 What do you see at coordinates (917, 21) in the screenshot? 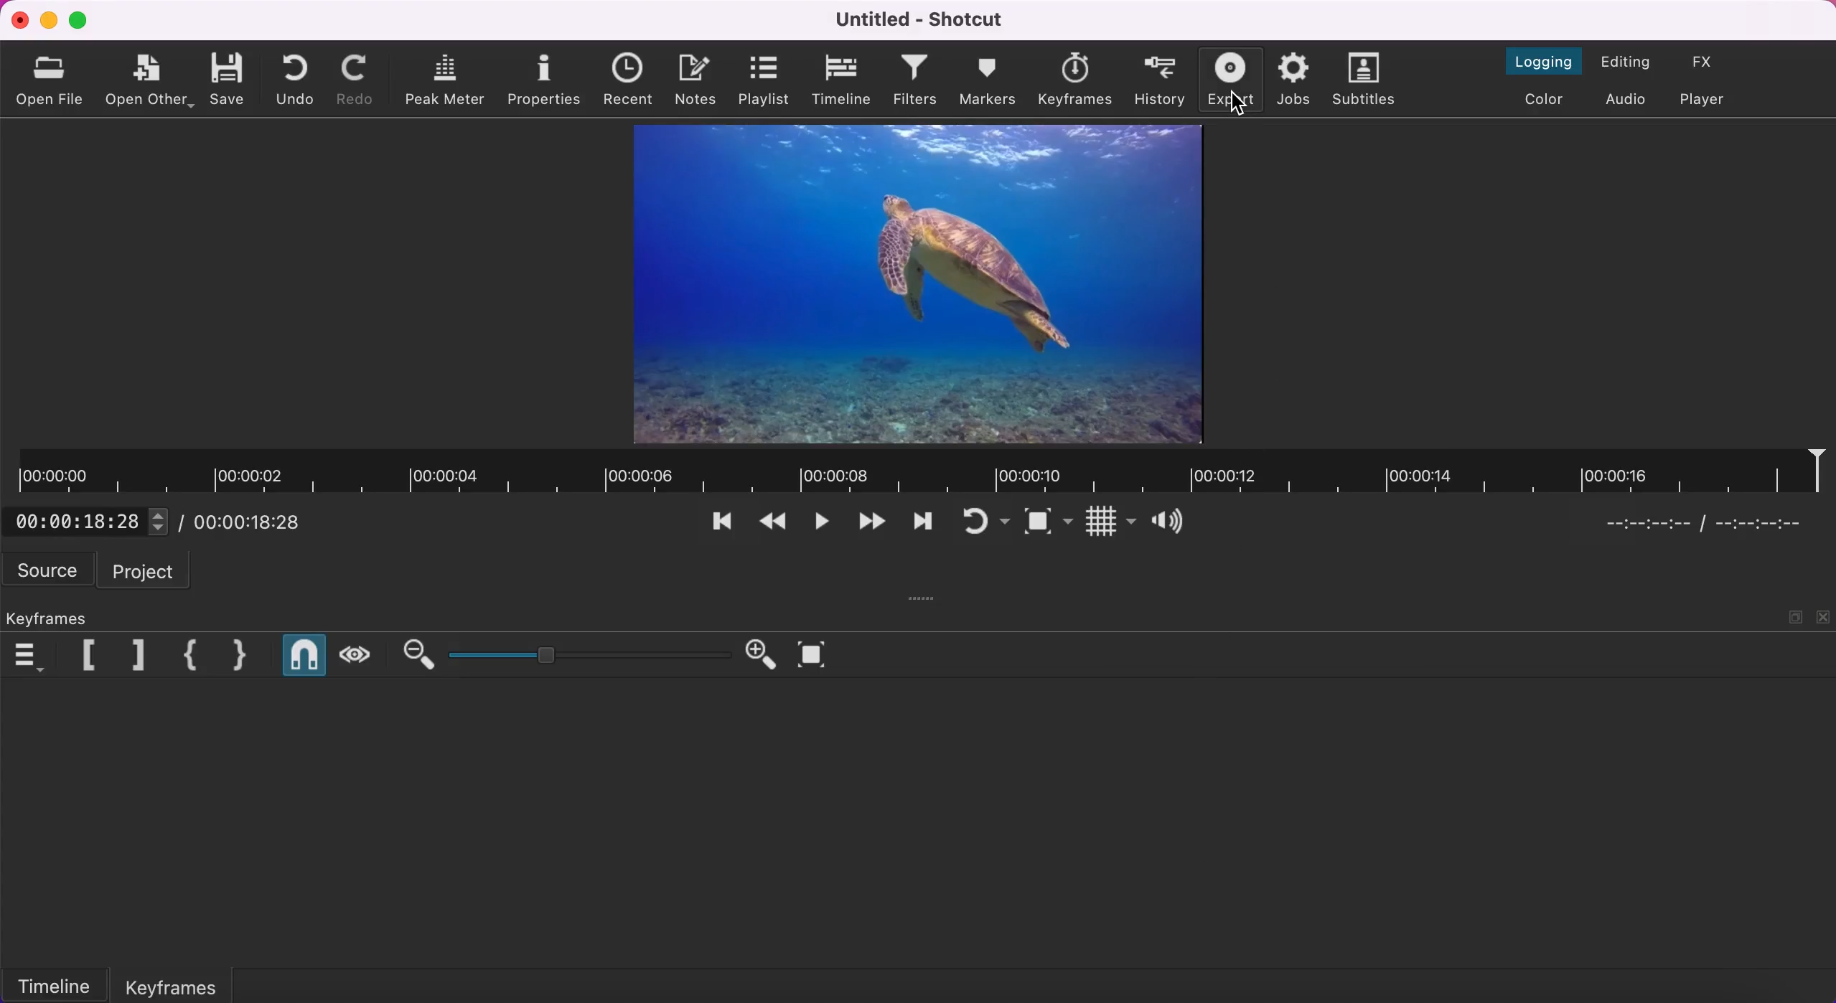
I see `Untitled - Shotcut` at bounding box center [917, 21].